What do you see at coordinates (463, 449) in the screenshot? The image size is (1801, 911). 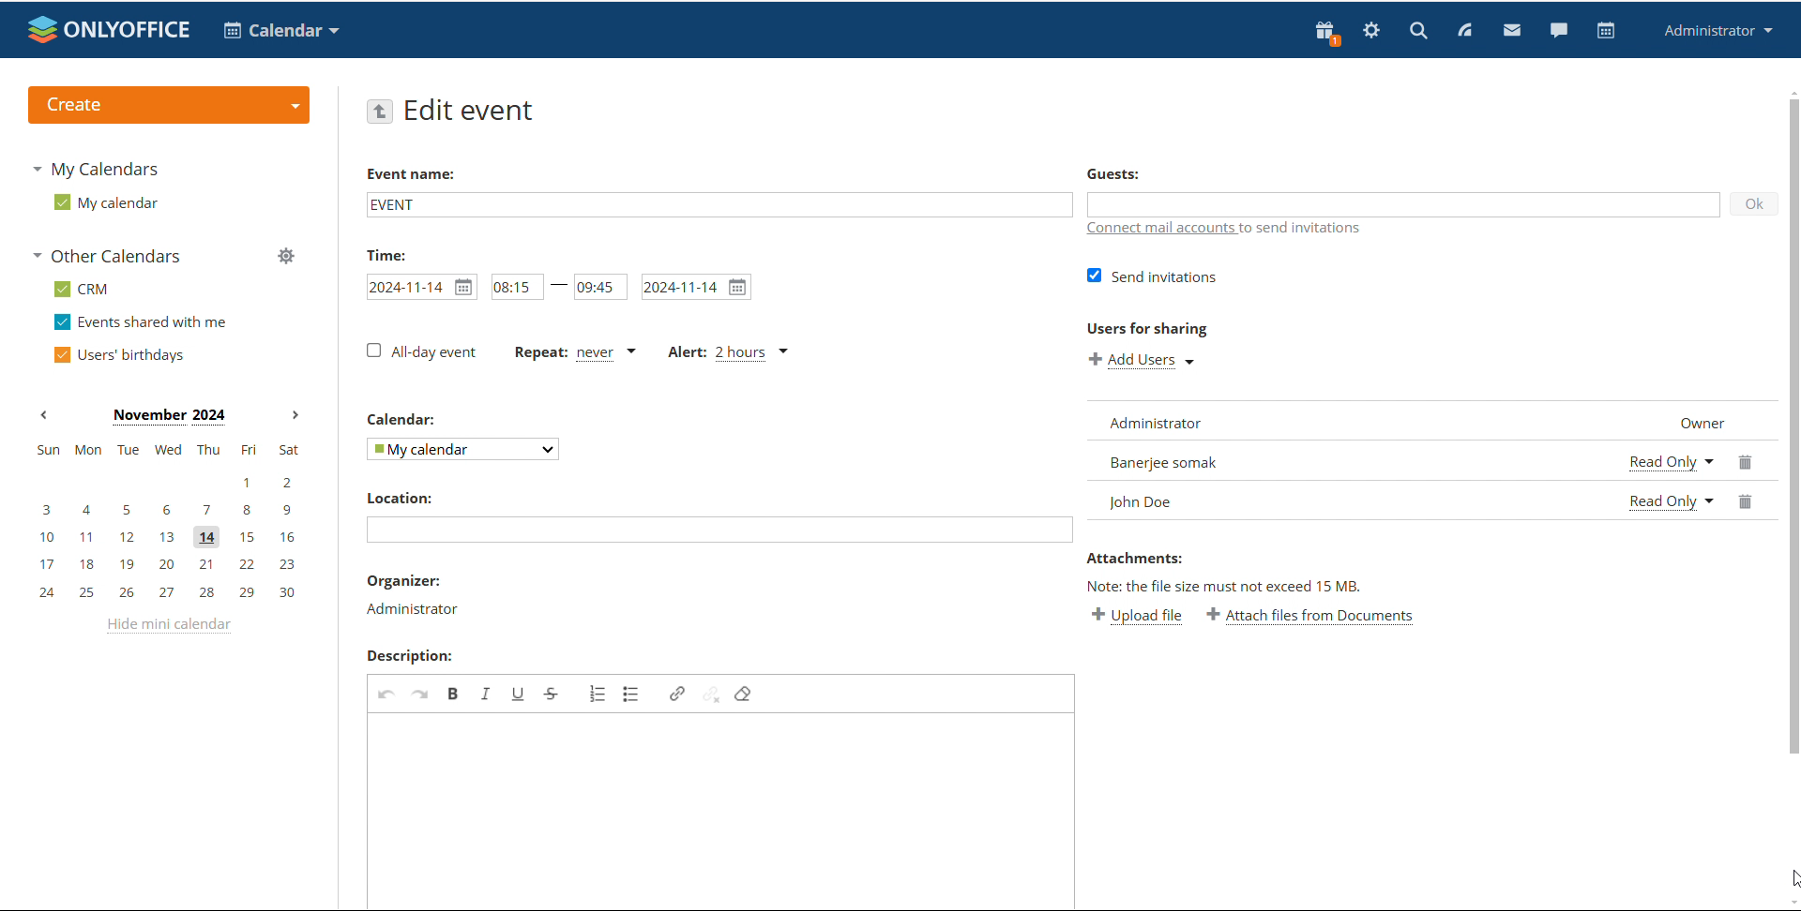 I see `select calendar` at bounding box center [463, 449].